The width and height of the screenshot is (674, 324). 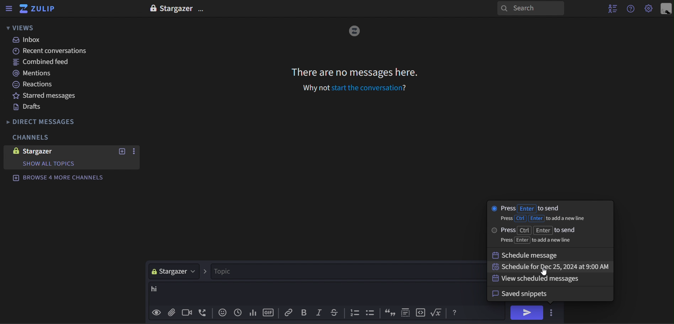 I want to click on show all Topics, so click(x=49, y=164).